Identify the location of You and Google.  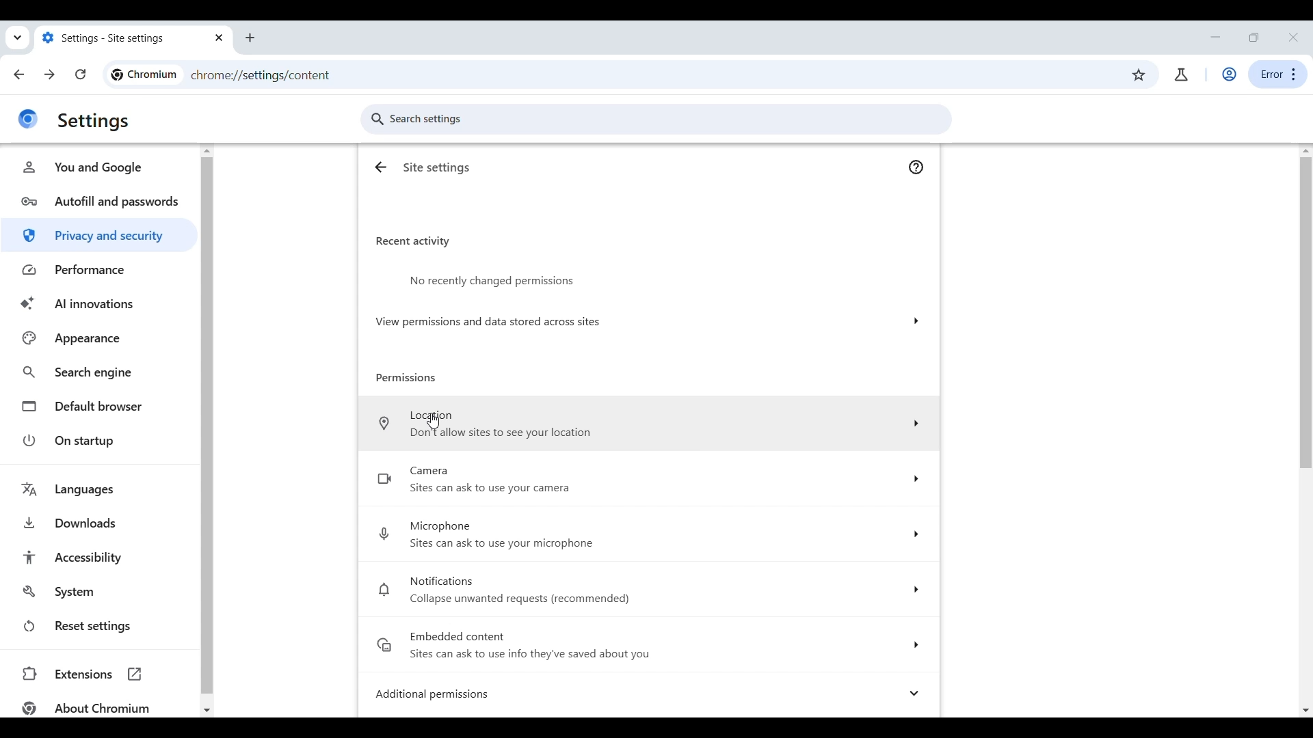
(99, 167).